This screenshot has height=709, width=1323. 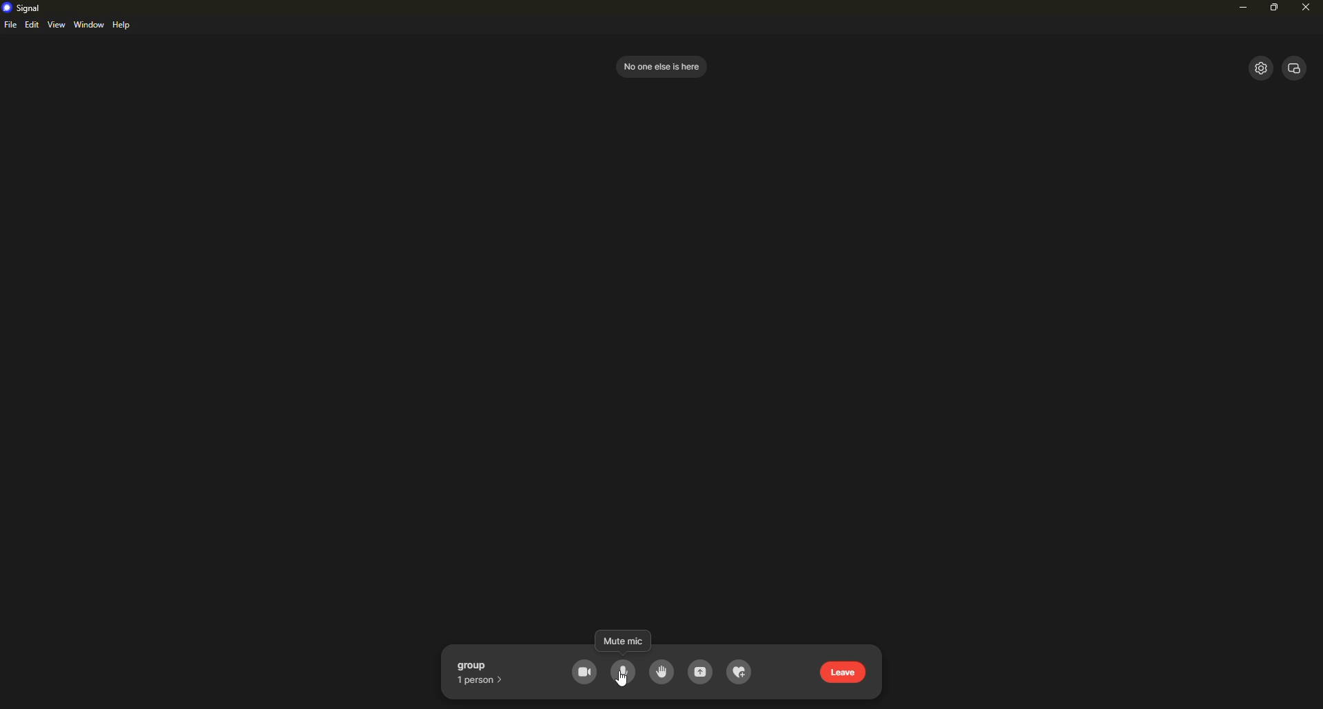 What do you see at coordinates (57, 25) in the screenshot?
I see `view` at bounding box center [57, 25].